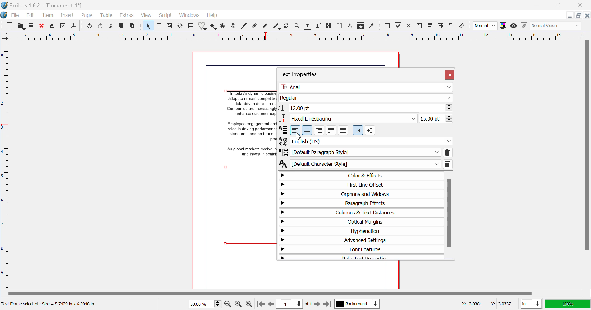 The width and height of the screenshot is (591, 310). I want to click on Advanced Settings, so click(360, 240).